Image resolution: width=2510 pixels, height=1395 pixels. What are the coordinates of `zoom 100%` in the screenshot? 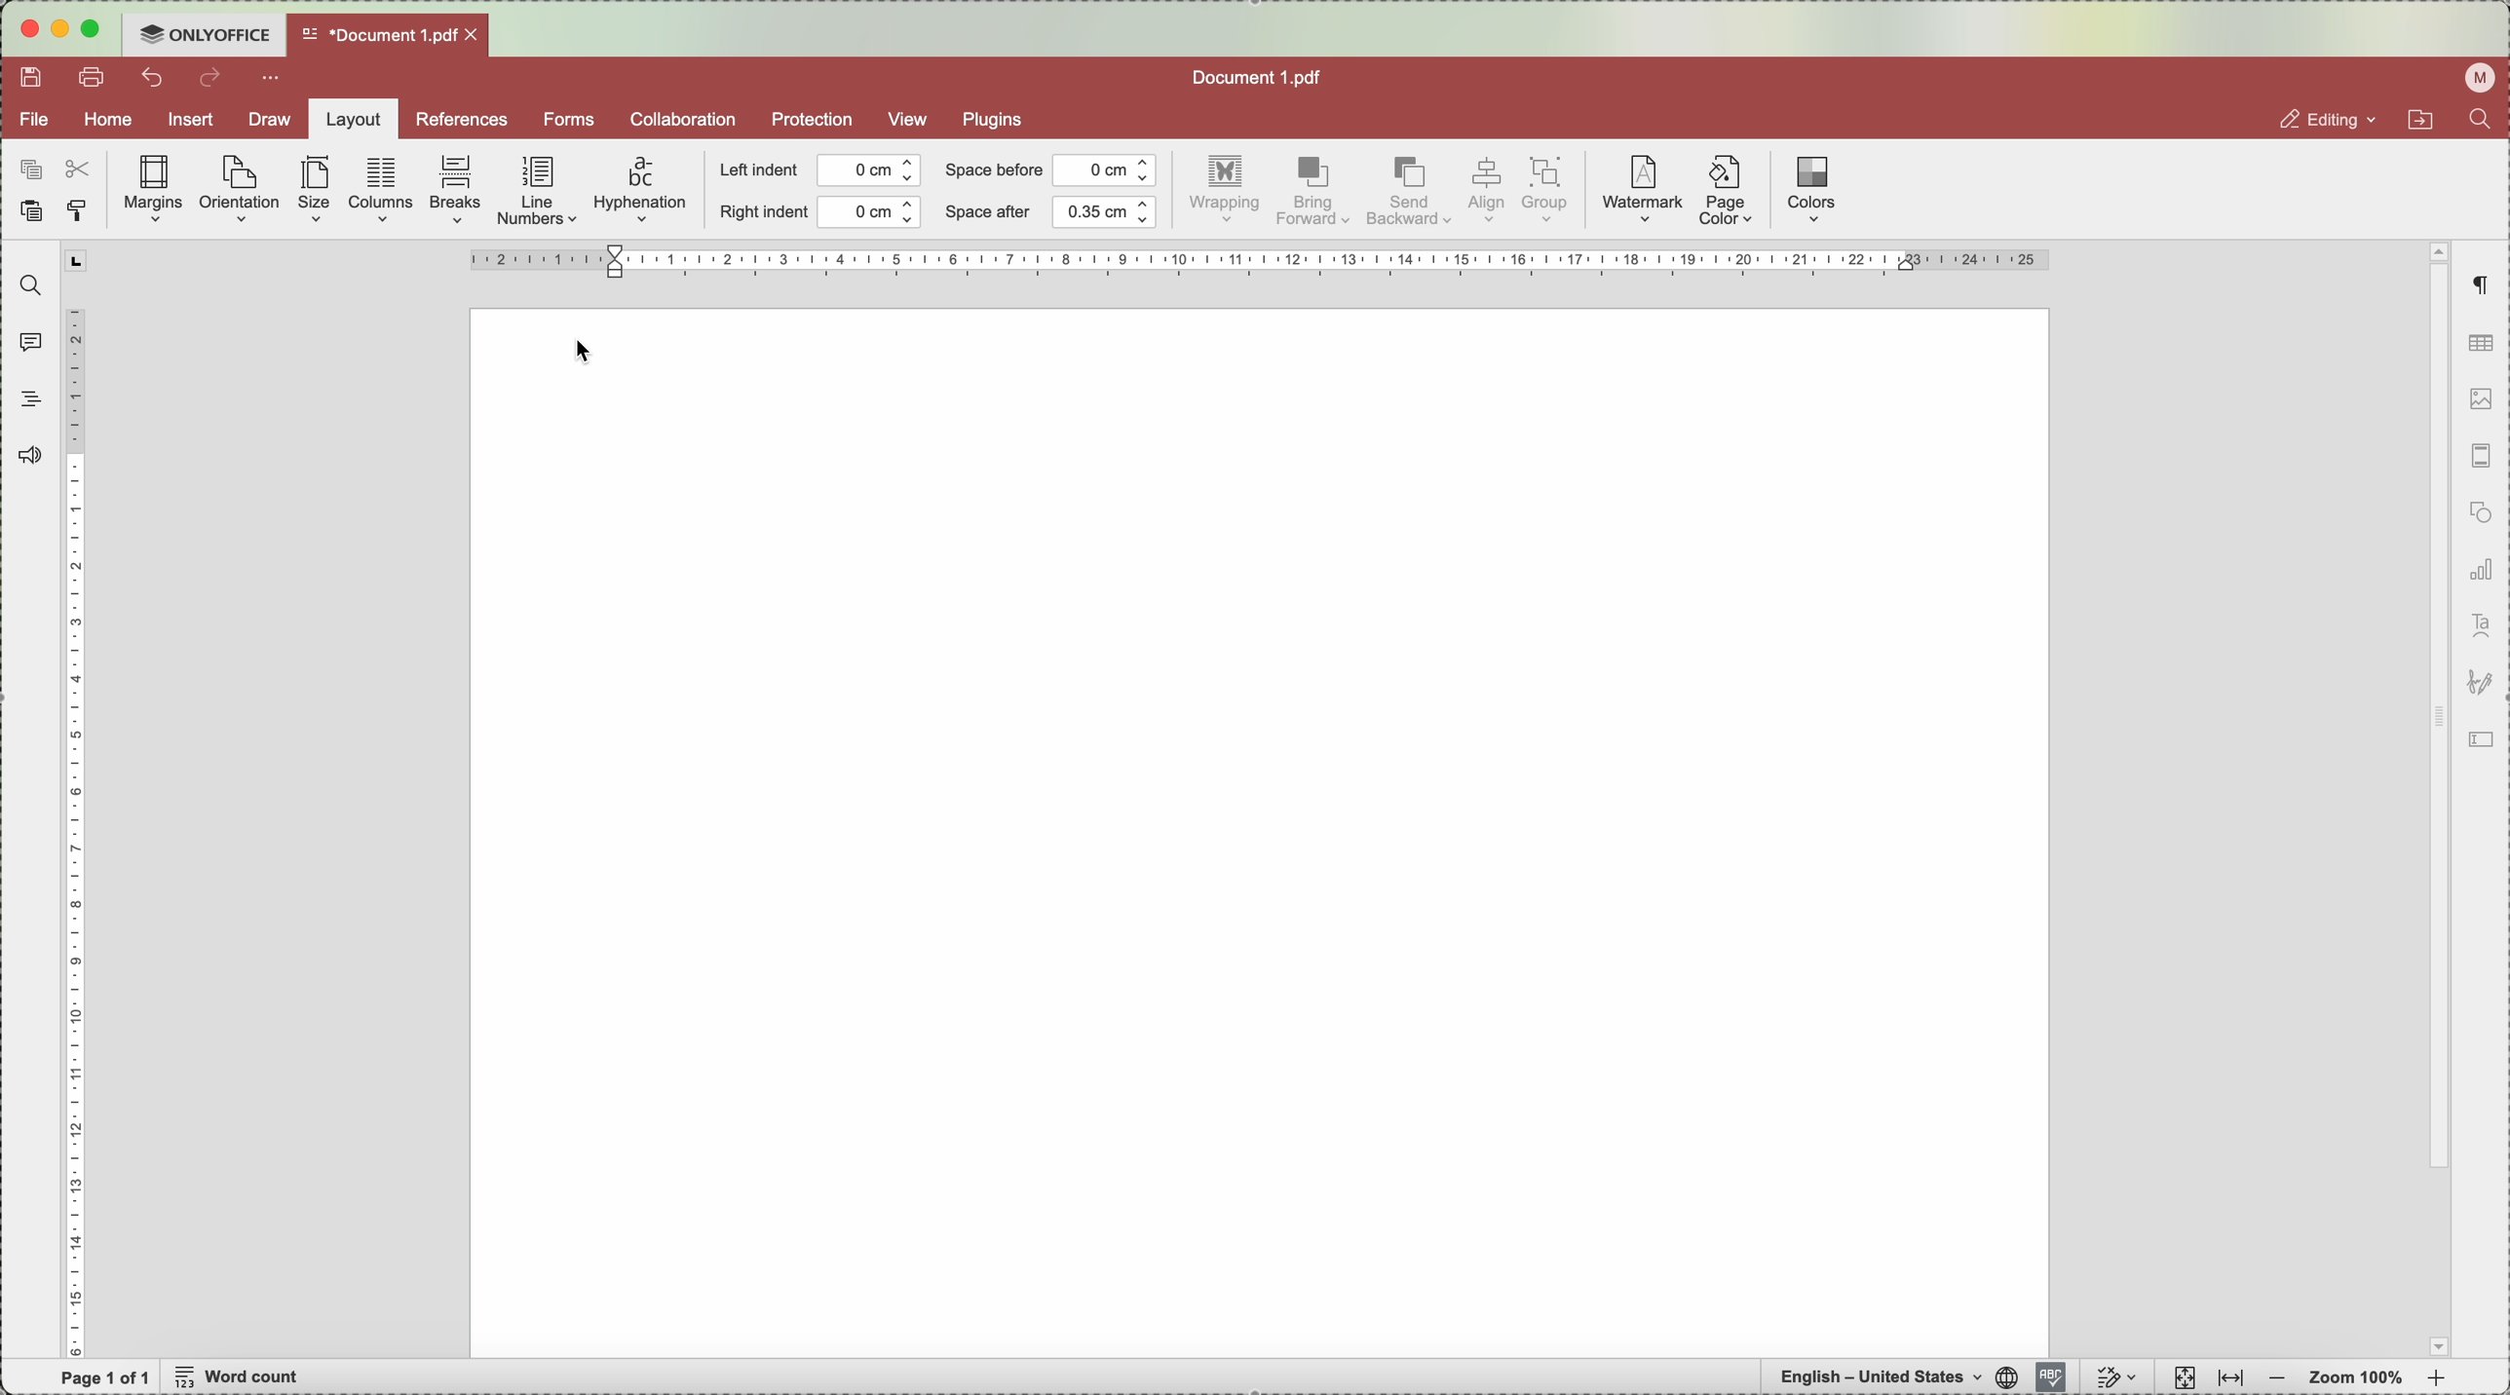 It's located at (2358, 1377).